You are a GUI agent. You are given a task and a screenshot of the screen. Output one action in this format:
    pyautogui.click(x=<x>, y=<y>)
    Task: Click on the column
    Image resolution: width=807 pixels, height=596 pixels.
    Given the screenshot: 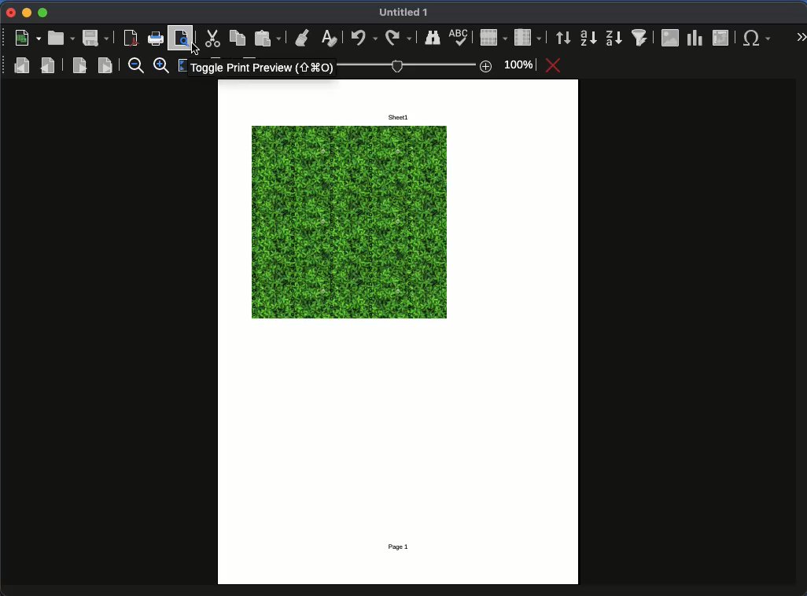 What is the action you would take?
    pyautogui.click(x=527, y=37)
    